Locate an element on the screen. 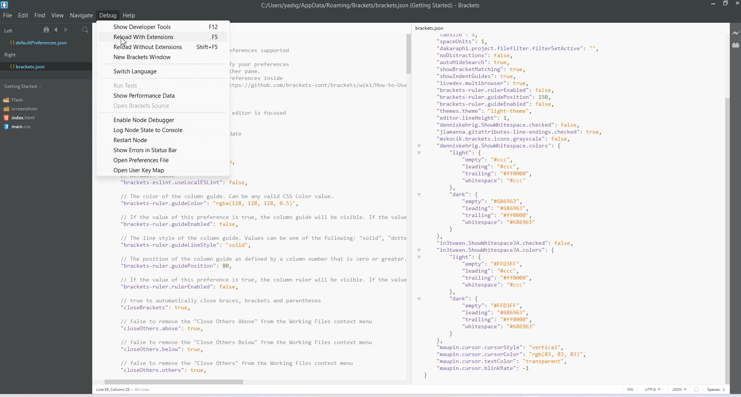 The width and height of the screenshot is (741, 397). Edit is located at coordinates (24, 15).